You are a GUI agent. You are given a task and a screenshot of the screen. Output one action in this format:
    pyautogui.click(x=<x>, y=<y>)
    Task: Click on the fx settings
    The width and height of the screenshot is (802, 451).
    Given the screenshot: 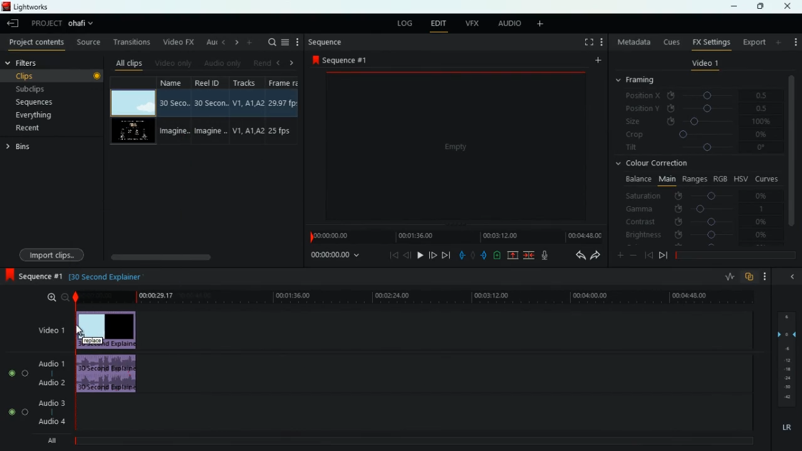 What is the action you would take?
    pyautogui.click(x=710, y=42)
    